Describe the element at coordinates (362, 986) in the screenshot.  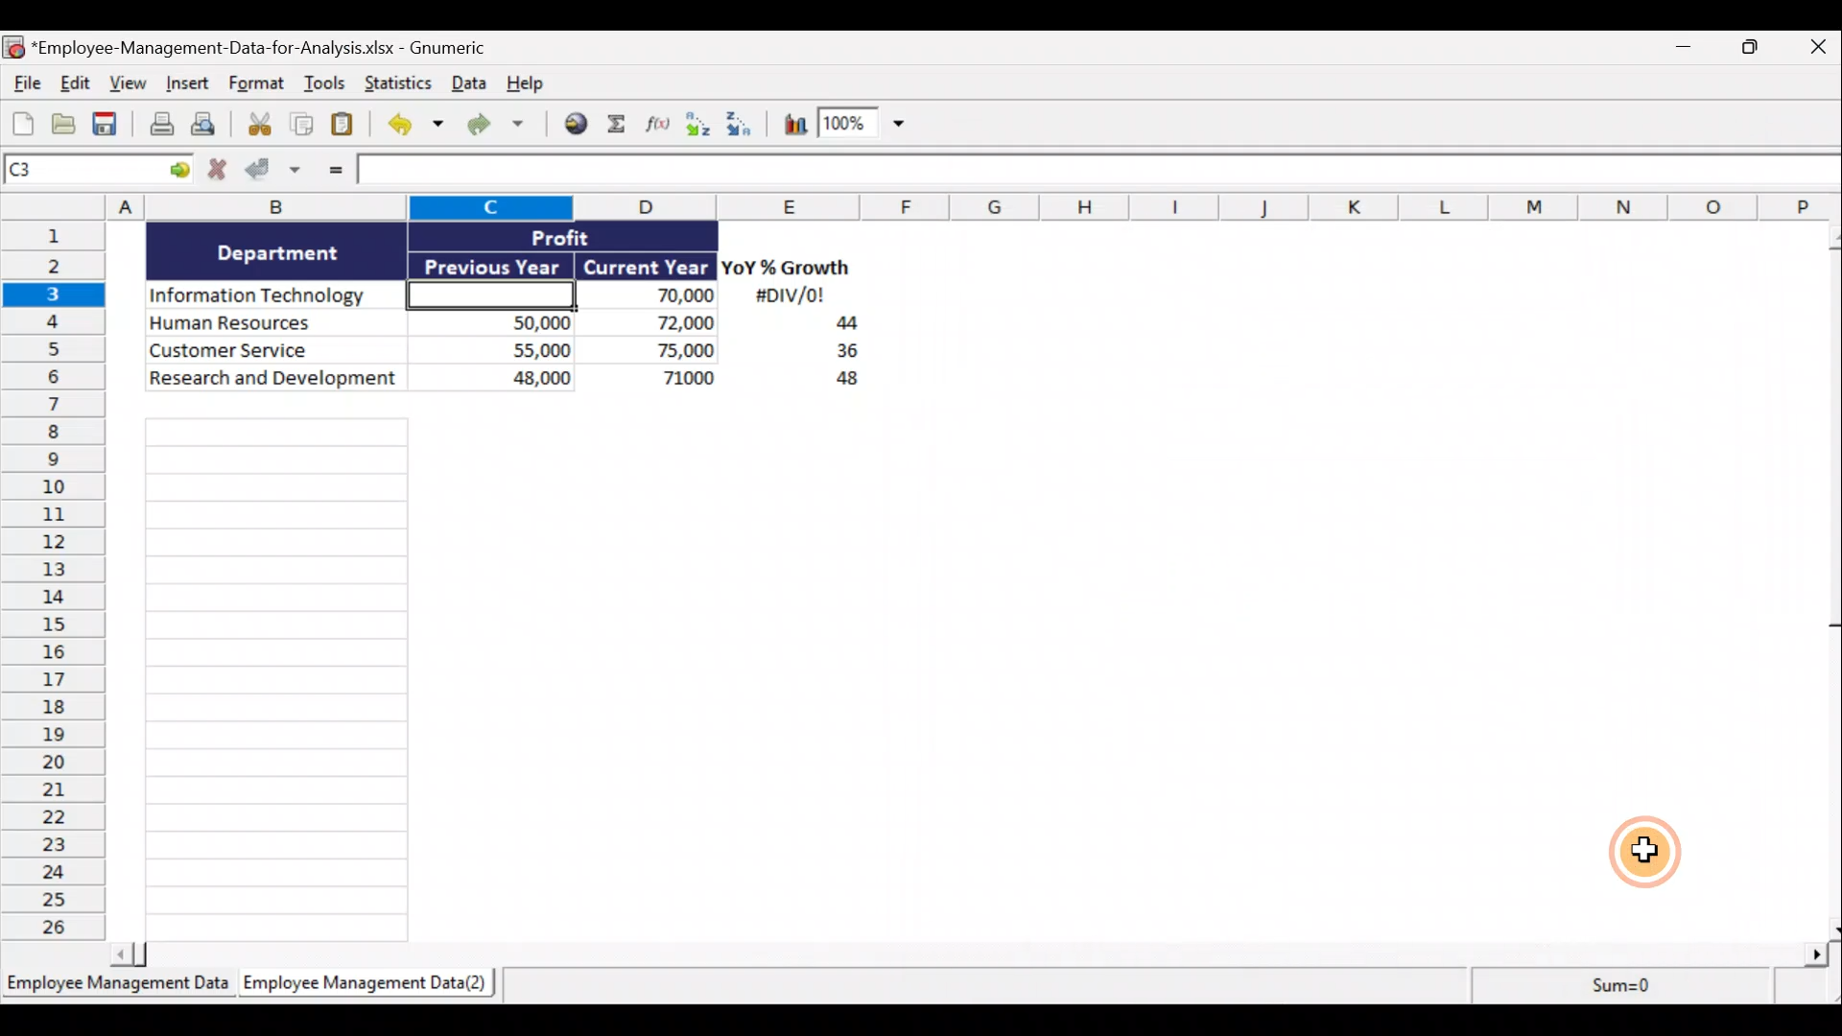
I see `Employee Management Data(2)` at that location.